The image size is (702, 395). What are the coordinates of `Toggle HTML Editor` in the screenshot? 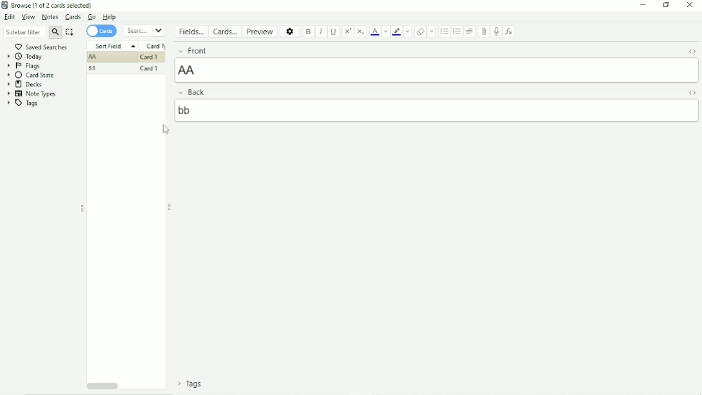 It's located at (692, 92).